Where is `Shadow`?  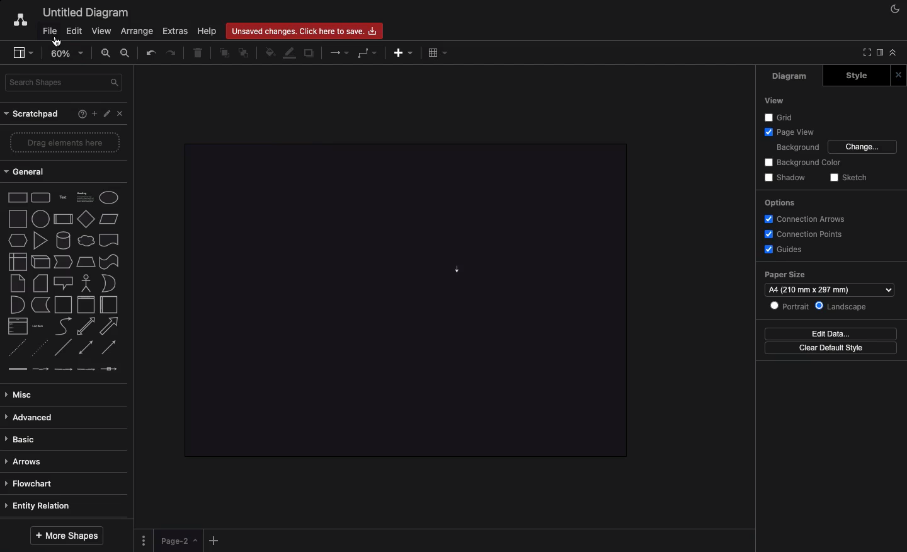
Shadow is located at coordinates (785, 178).